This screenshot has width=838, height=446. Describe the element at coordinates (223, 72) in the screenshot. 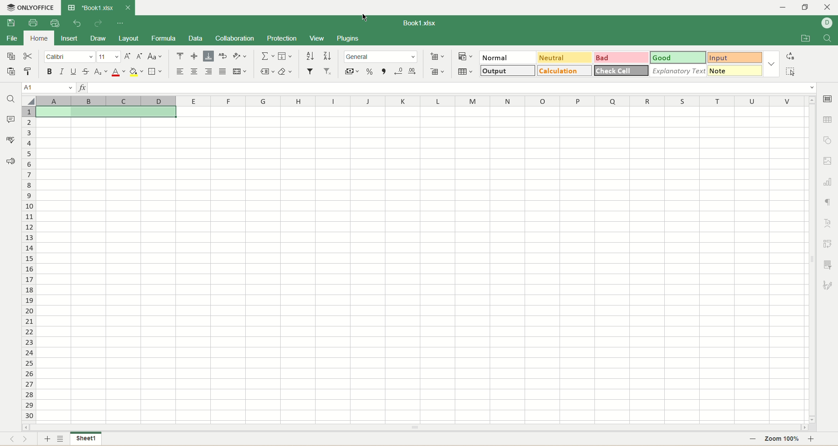

I see `justified` at that location.